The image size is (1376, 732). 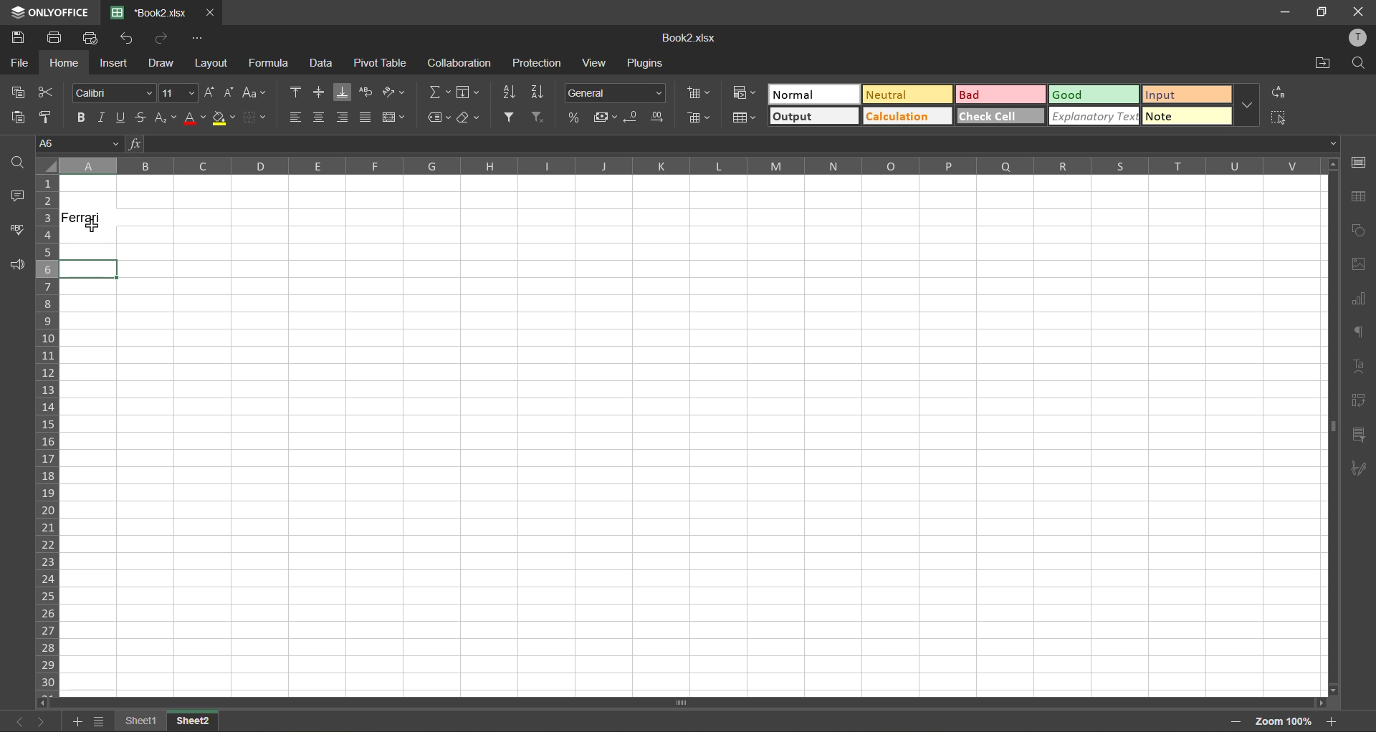 What do you see at coordinates (687, 34) in the screenshot?
I see `Book2 xlsx` at bounding box center [687, 34].